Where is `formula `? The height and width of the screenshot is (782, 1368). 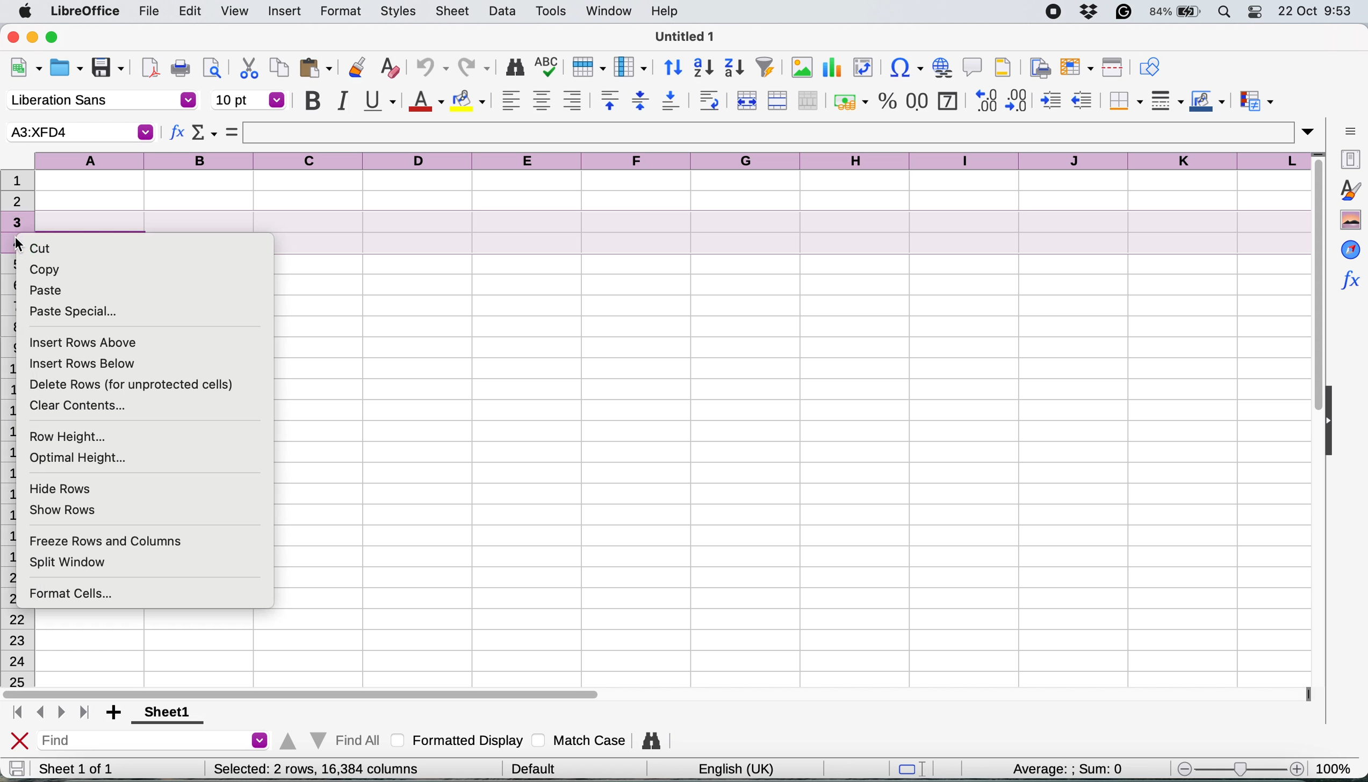
formula  is located at coordinates (232, 132).